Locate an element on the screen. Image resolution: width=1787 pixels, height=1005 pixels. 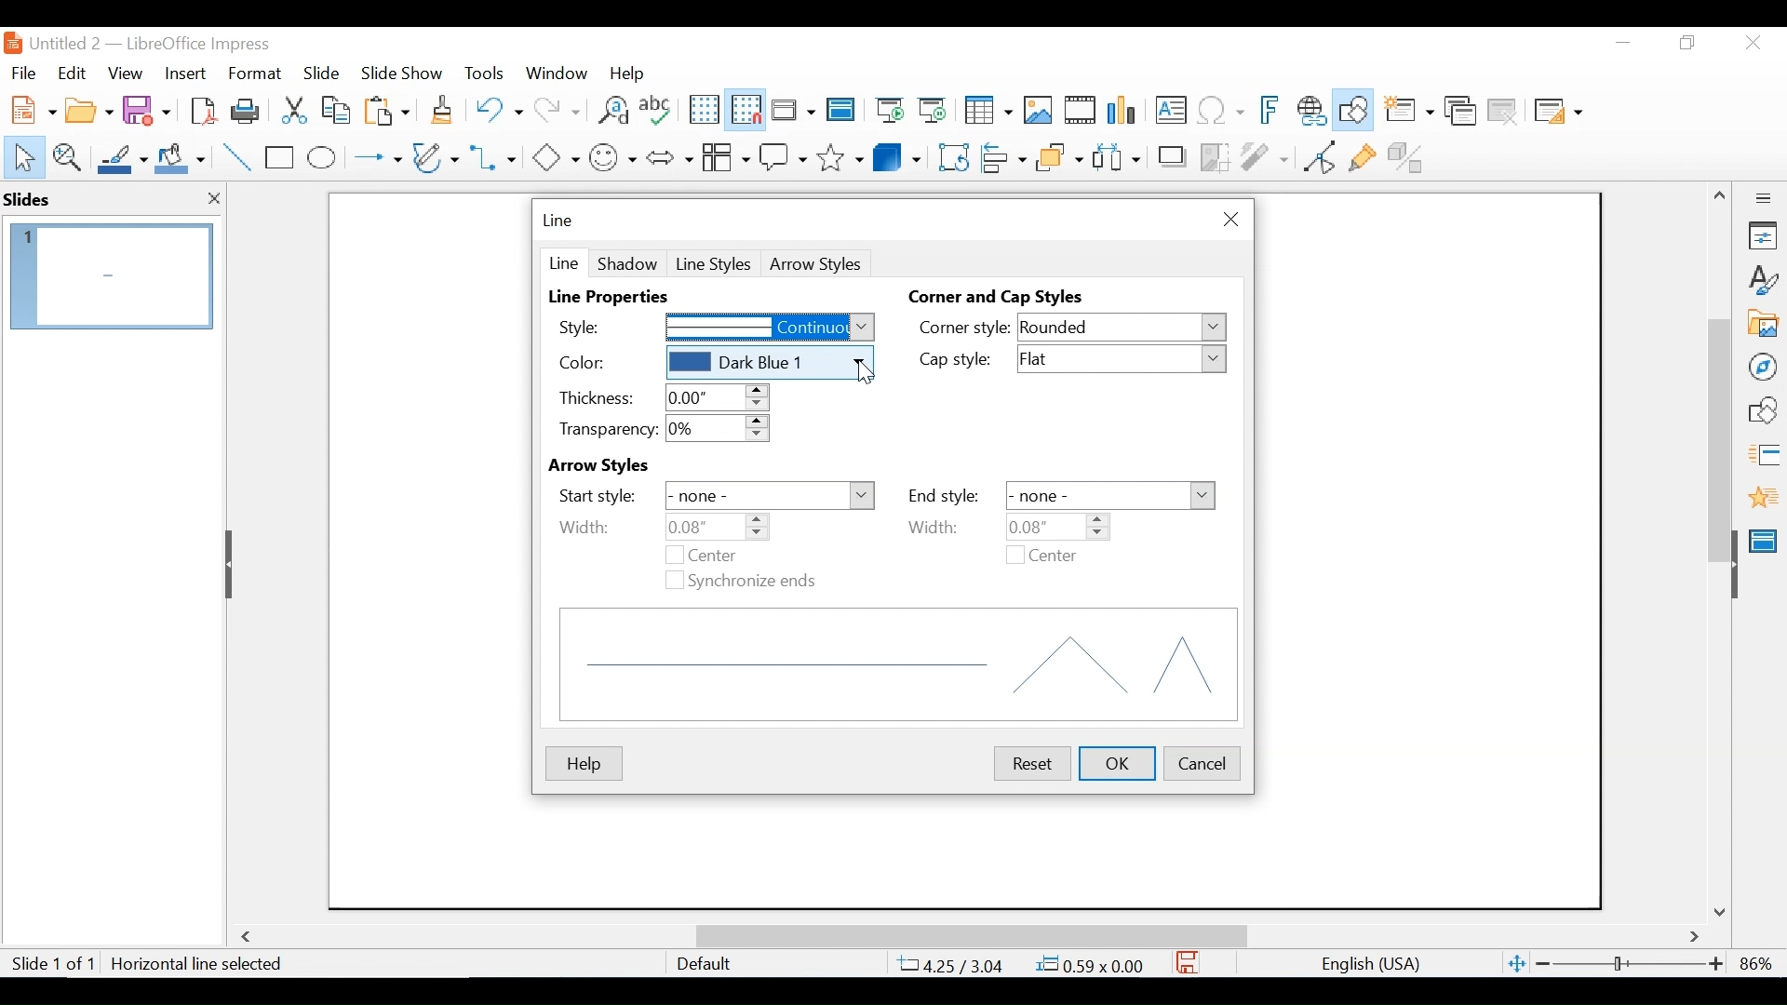
Insert Hyperlink is located at coordinates (1310, 111).